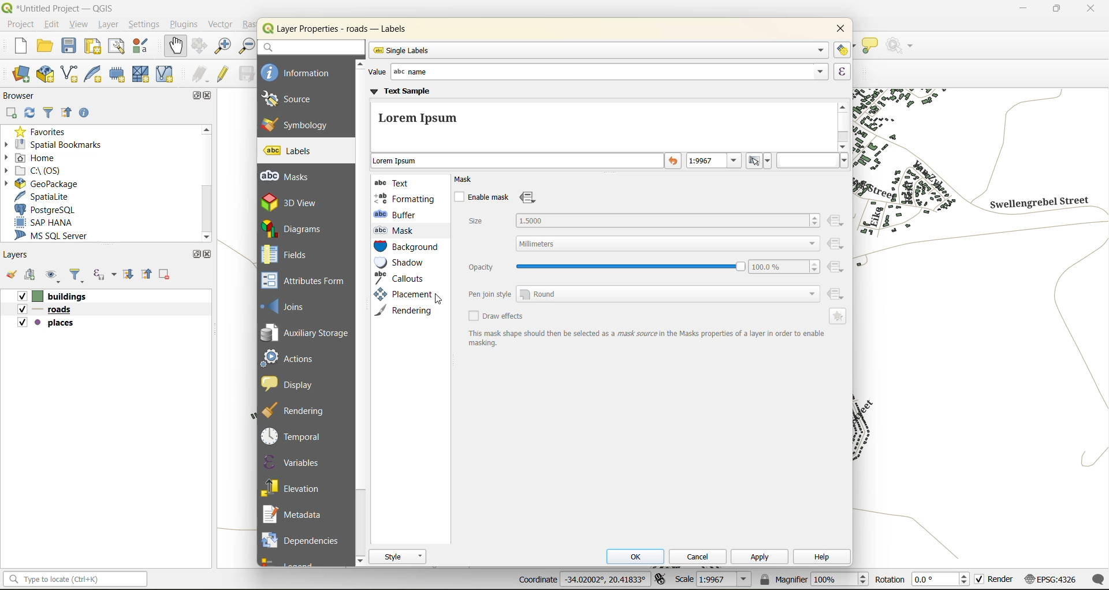 The height and width of the screenshot is (590, 1109). Describe the element at coordinates (28, 115) in the screenshot. I see `refresh` at that location.